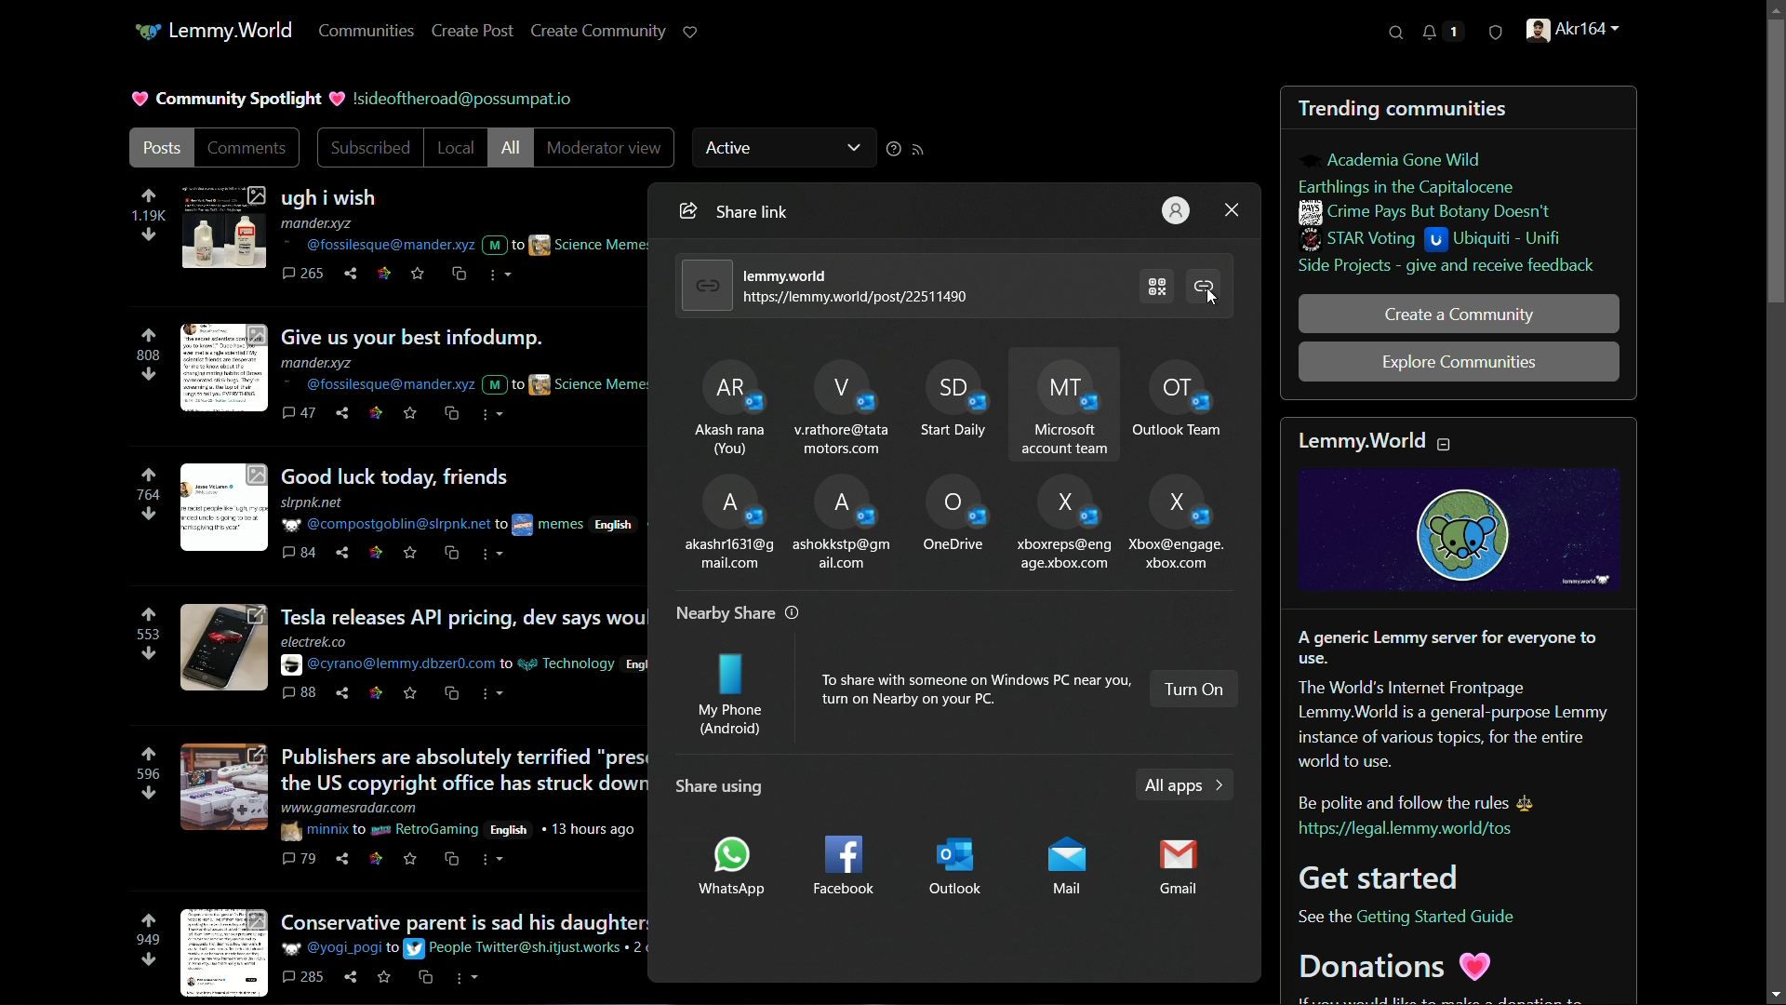 Image resolution: width=1786 pixels, height=1005 pixels. I want to click on more actions, so click(497, 556).